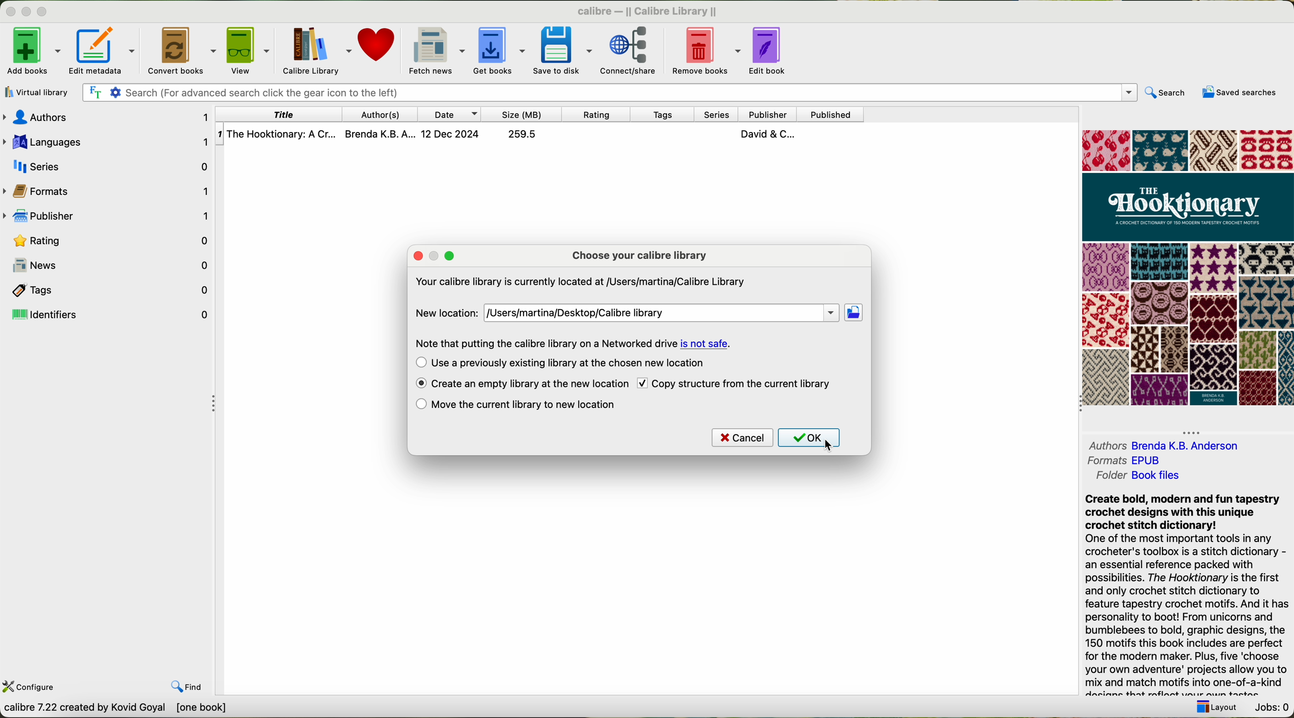  I want to click on jobs: 0, so click(1274, 708).